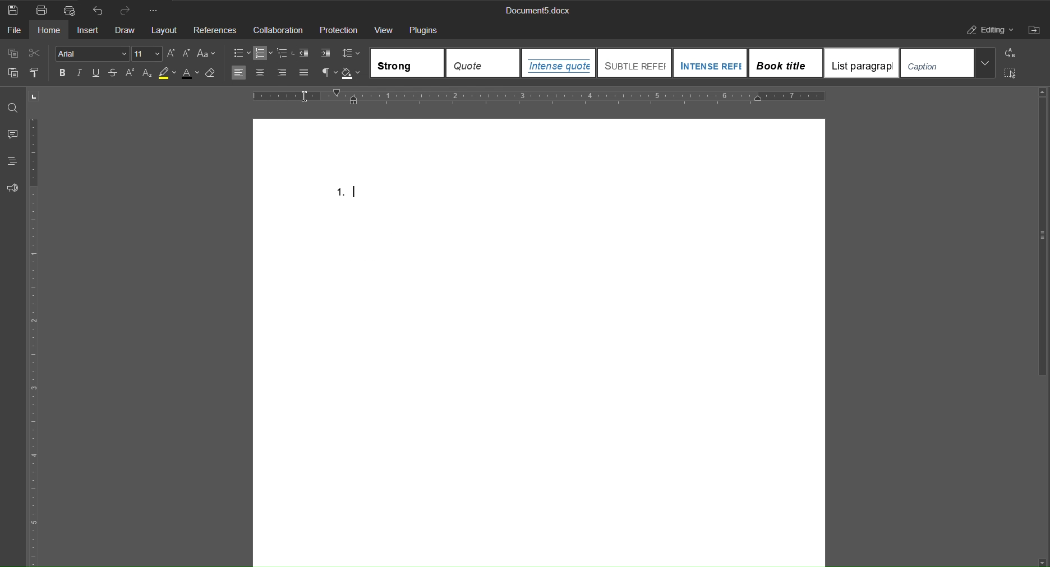 This screenshot has height=567, width=1050. What do you see at coordinates (340, 31) in the screenshot?
I see `Protection` at bounding box center [340, 31].